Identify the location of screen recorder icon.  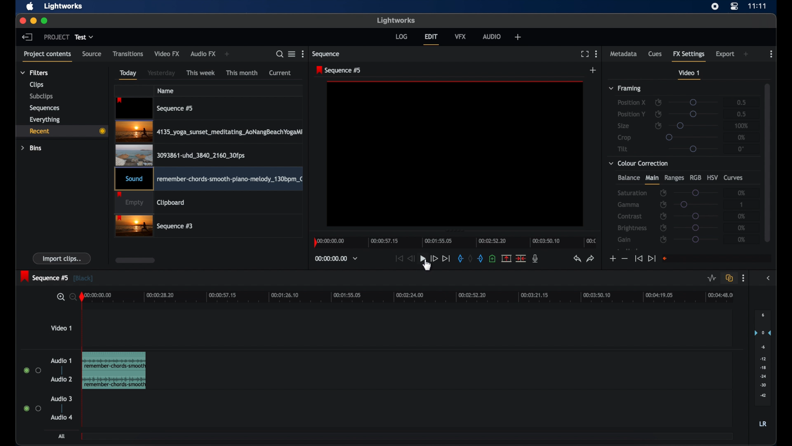
(715, 7).